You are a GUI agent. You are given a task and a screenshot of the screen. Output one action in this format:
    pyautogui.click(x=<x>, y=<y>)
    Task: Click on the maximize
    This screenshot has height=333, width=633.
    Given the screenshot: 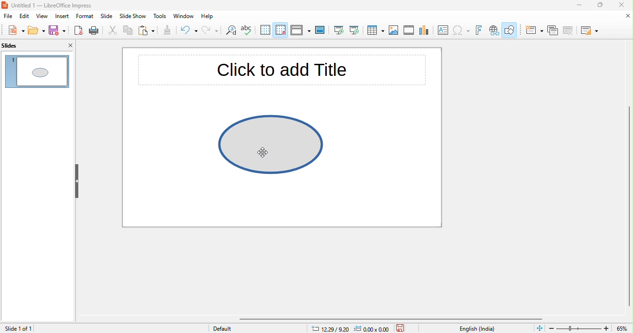 What is the action you would take?
    pyautogui.click(x=599, y=6)
    